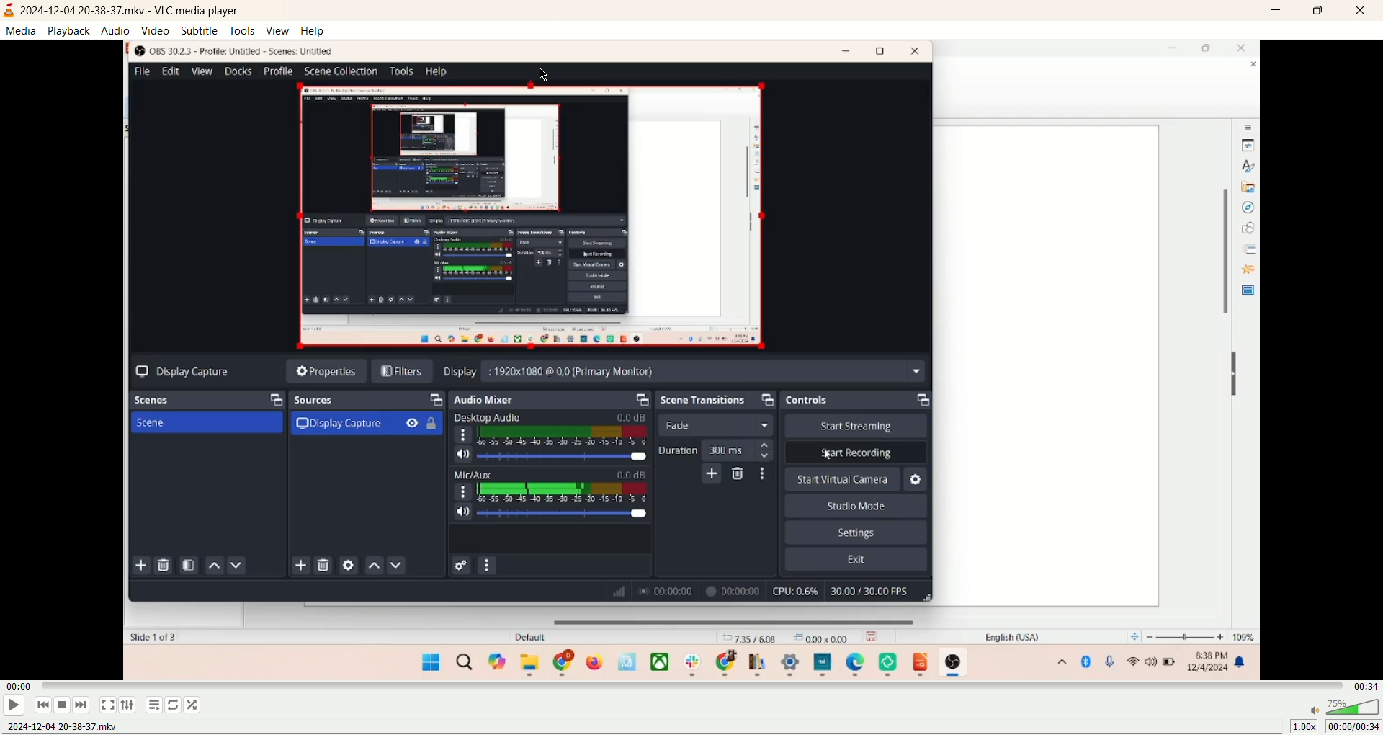 The image size is (1383, 735). Describe the element at coordinates (194, 705) in the screenshot. I see `shuffle` at that location.